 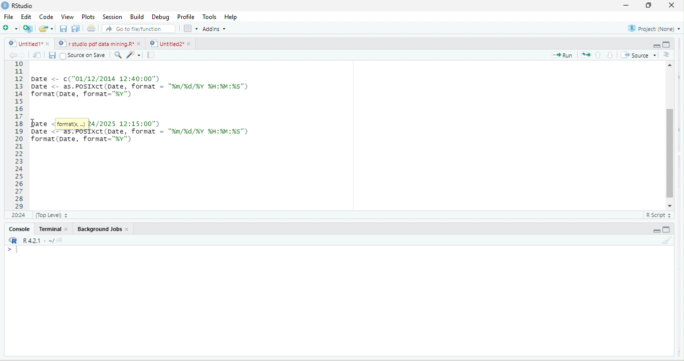 I want to click on minimize, so click(x=626, y=6).